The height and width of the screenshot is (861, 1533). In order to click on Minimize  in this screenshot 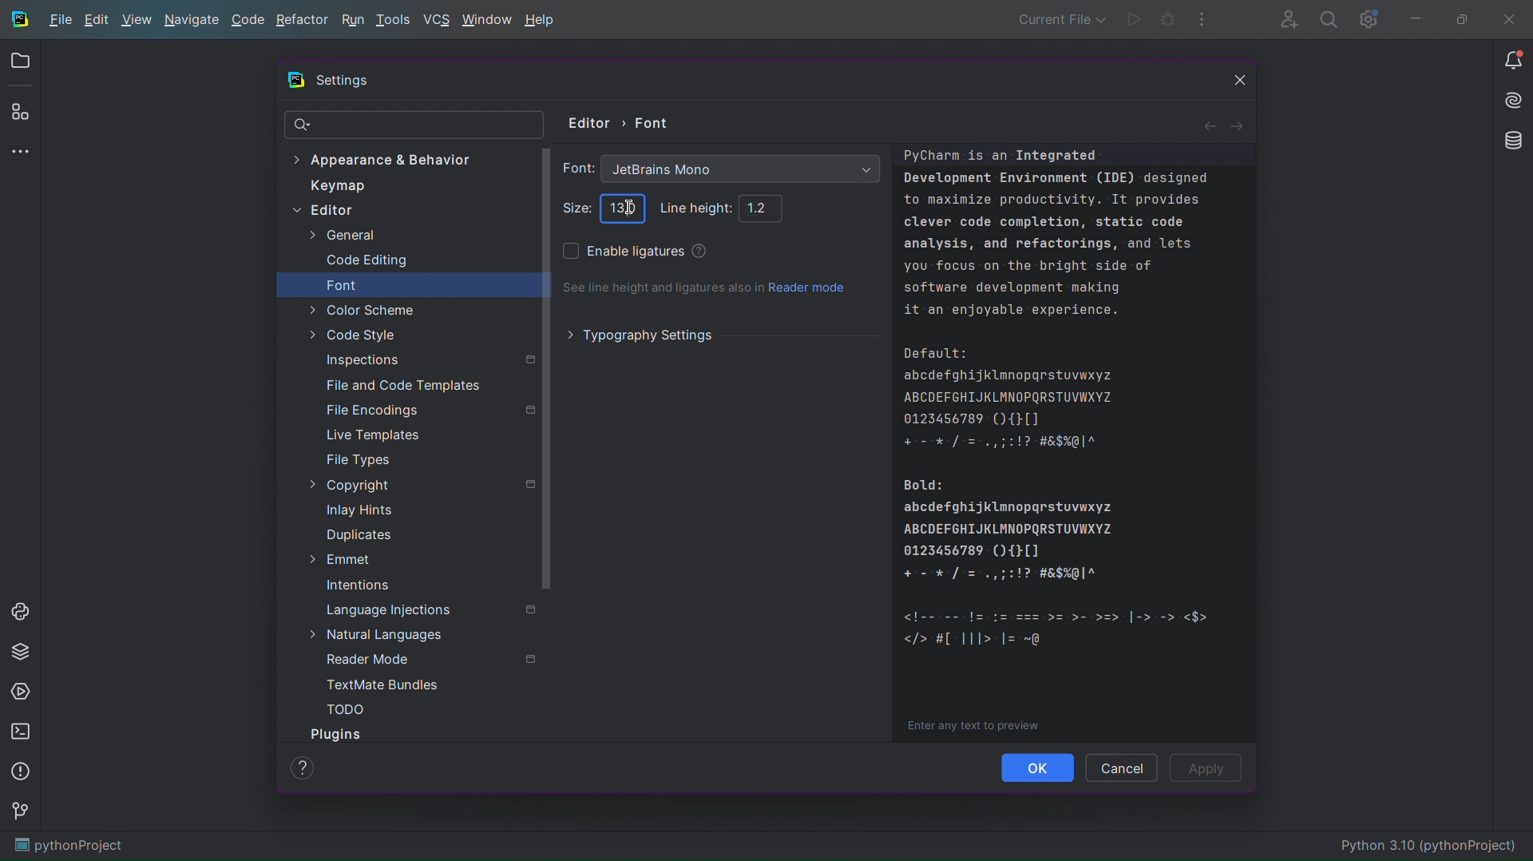, I will do `click(1415, 19)`.